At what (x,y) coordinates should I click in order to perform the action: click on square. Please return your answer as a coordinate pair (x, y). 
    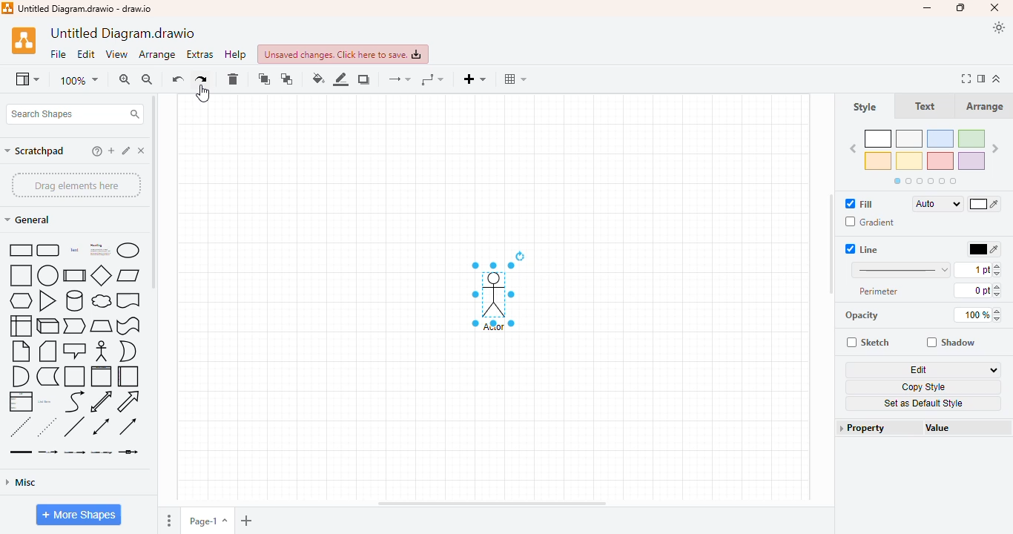
    Looking at the image, I should click on (20, 276).